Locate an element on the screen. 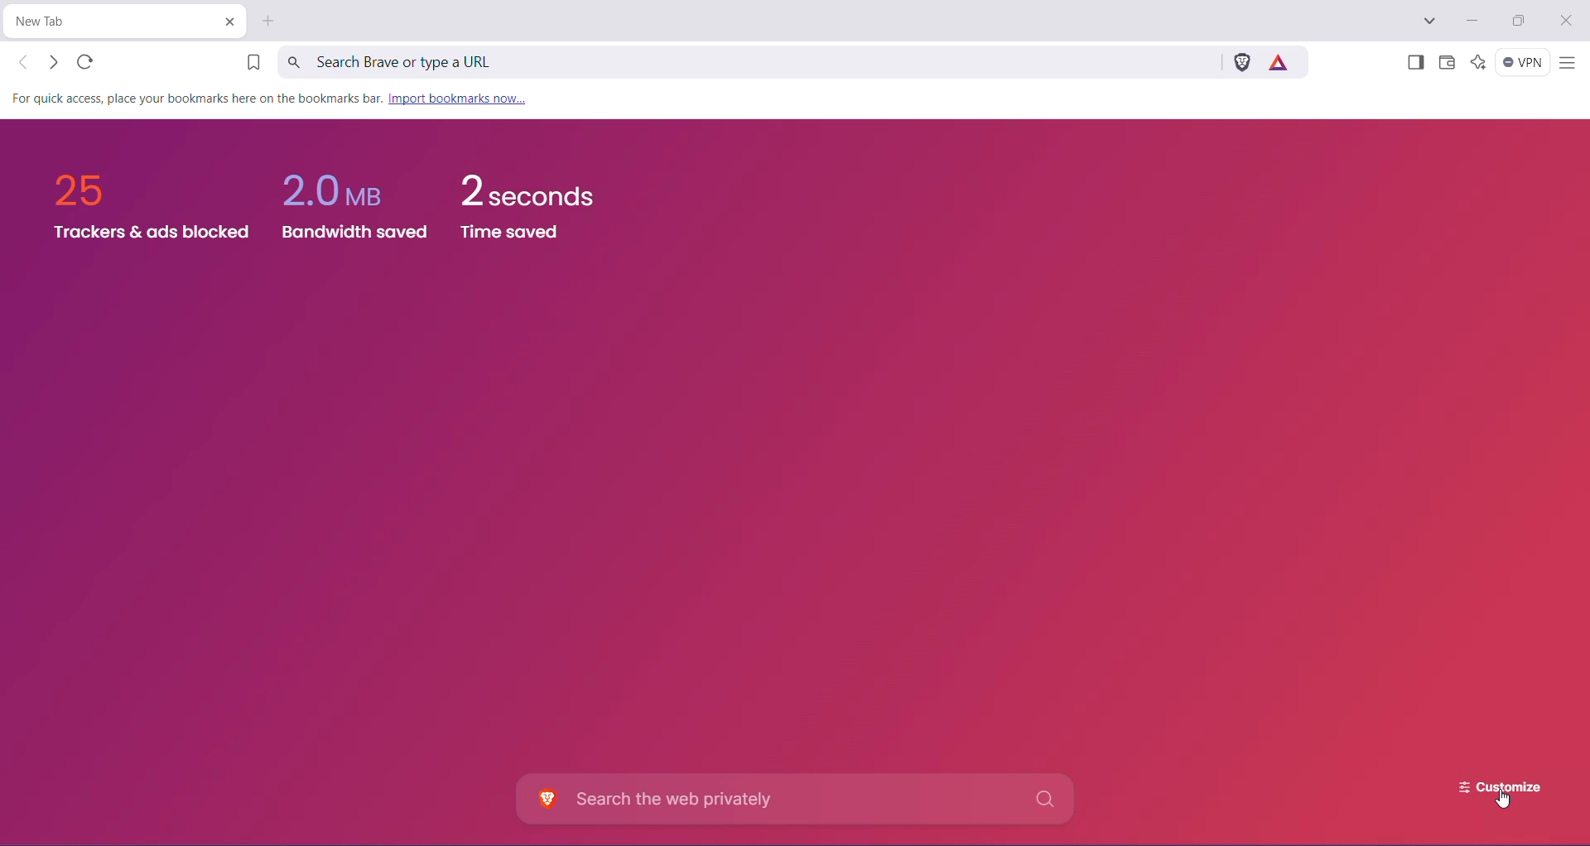 The width and height of the screenshot is (1590, 846). 2 seconds Time saved is located at coordinates (538, 211).